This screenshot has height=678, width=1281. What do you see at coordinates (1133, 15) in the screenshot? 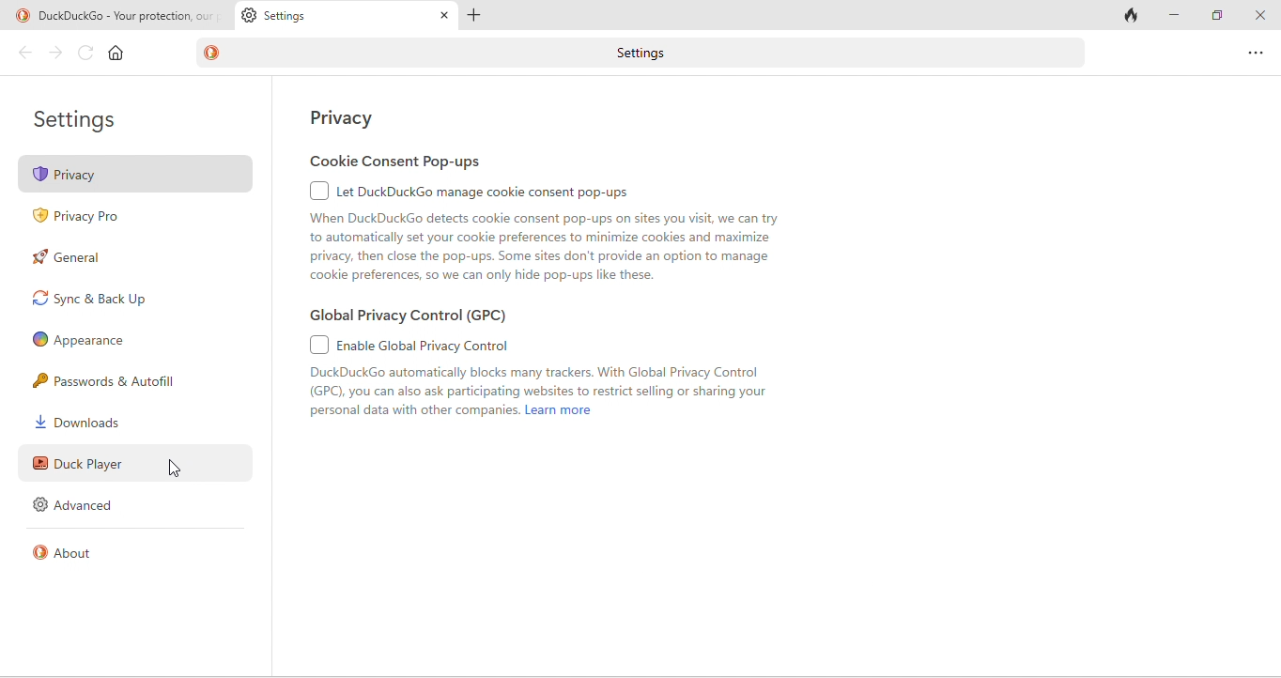
I see `clear cache and all data` at bounding box center [1133, 15].